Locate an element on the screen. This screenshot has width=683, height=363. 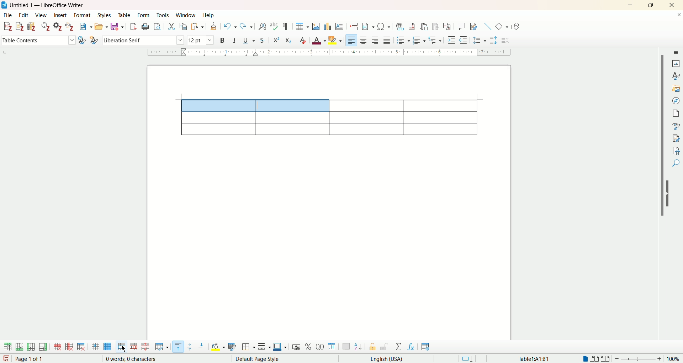
border is located at coordinates (249, 347).